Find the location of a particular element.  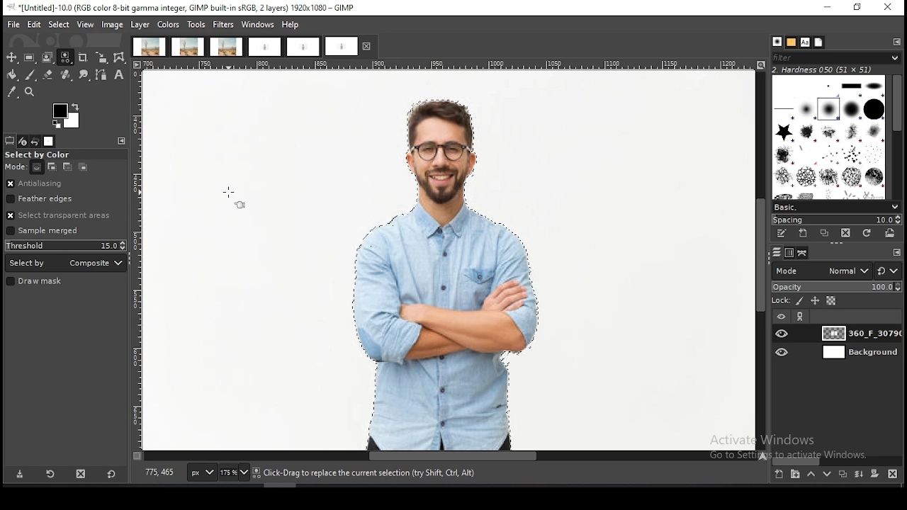

colors is located at coordinates (168, 25).